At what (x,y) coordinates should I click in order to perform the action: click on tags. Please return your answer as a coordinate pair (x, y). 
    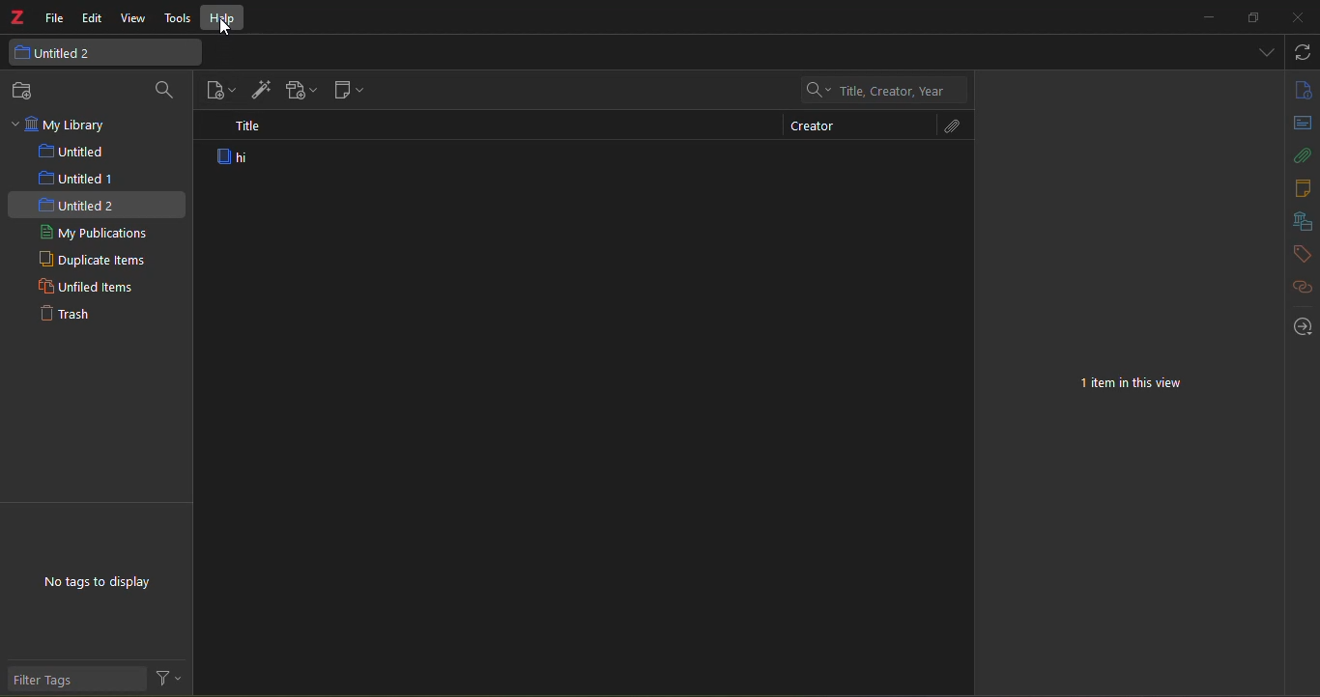
    Looking at the image, I should click on (1300, 254).